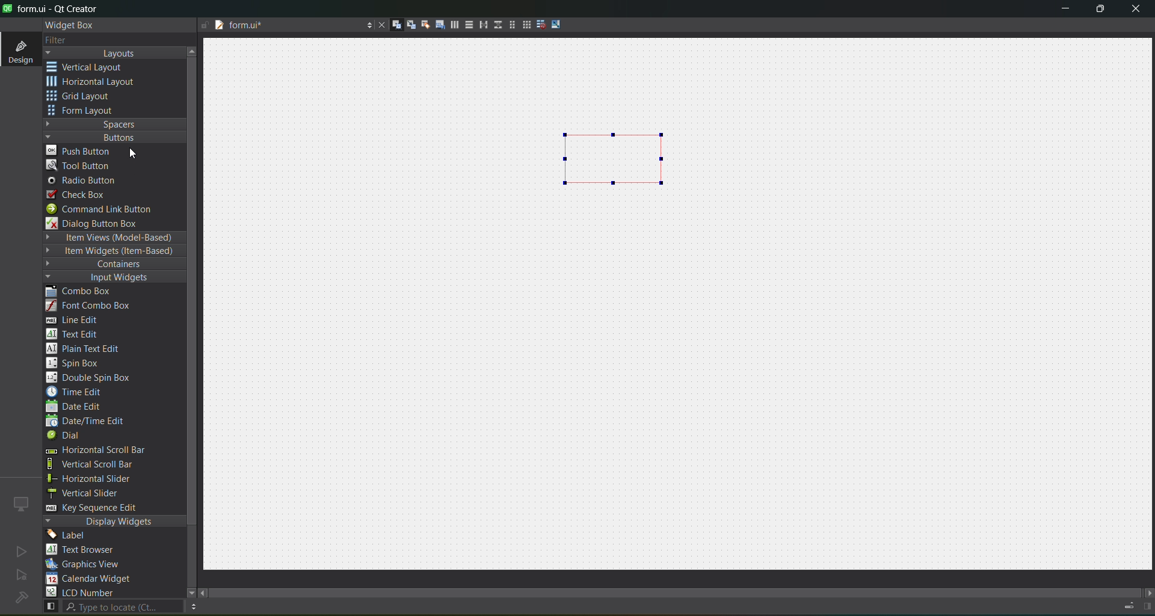 This screenshot has width=1155, height=616. Describe the element at coordinates (90, 580) in the screenshot. I see `calendar` at that location.